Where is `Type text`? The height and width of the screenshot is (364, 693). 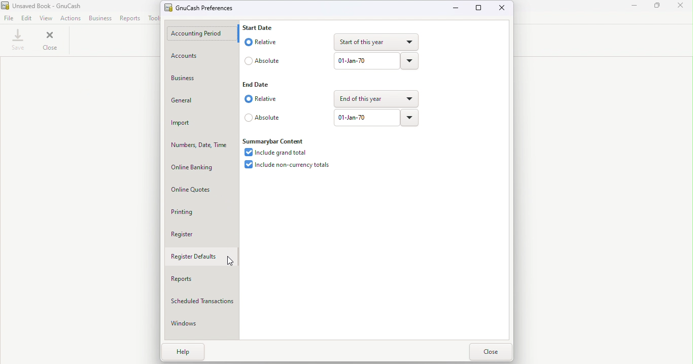 Type text is located at coordinates (367, 118).